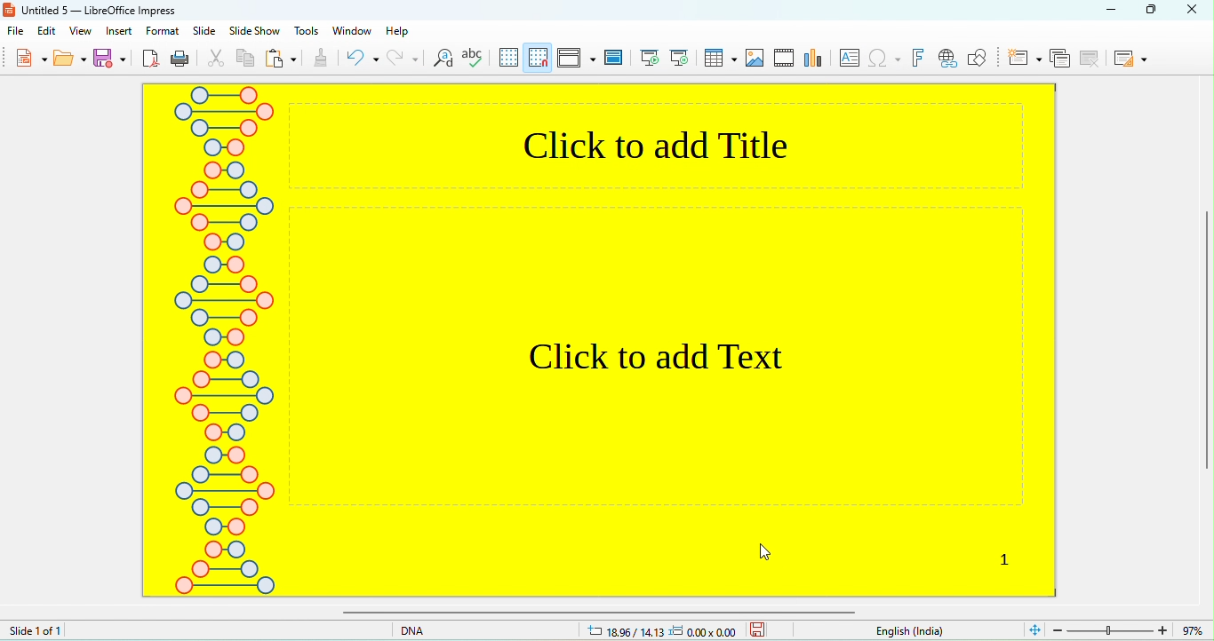 This screenshot has width=1214, height=641. I want to click on close, so click(1197, 9).